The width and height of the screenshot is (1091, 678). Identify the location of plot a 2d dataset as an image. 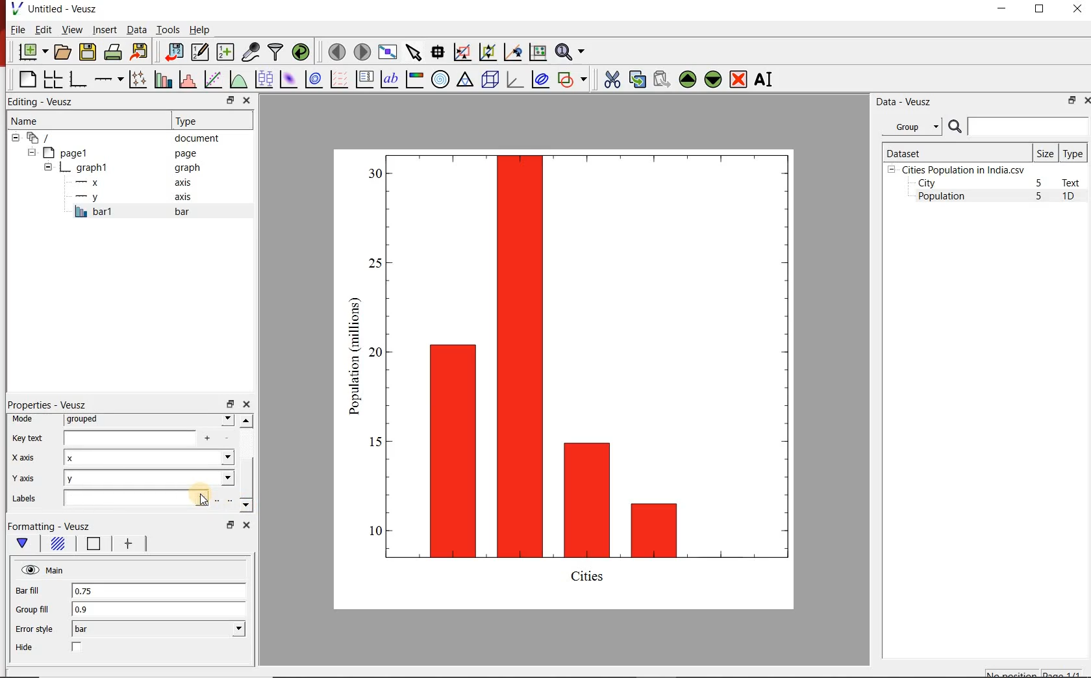
(287, 78).